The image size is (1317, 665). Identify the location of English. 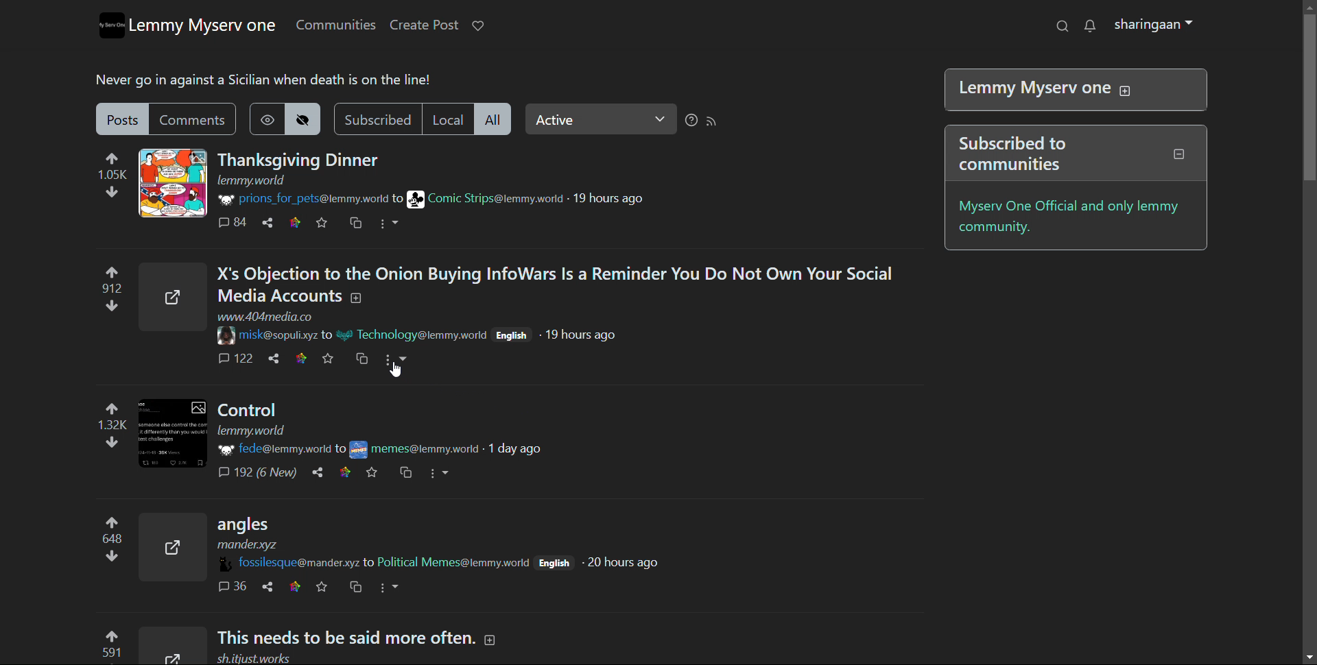
(554, 560).